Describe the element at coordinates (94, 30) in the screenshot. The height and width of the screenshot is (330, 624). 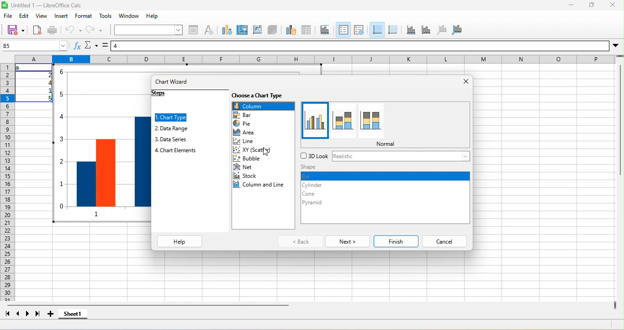
I see `redo` at that location.